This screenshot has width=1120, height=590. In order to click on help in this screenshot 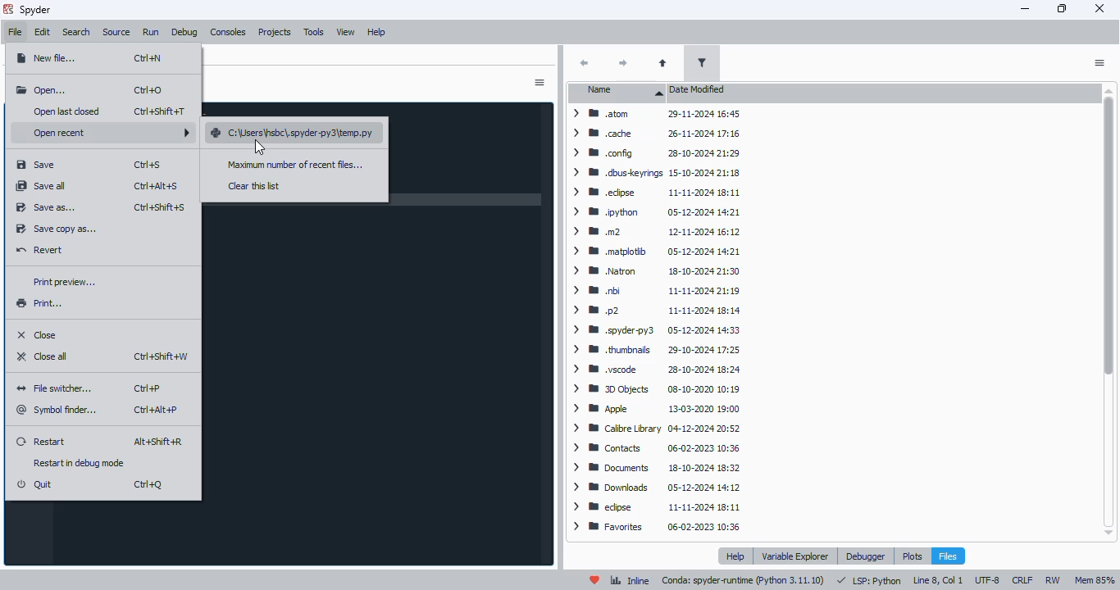, I will do `click(376, 32)`.